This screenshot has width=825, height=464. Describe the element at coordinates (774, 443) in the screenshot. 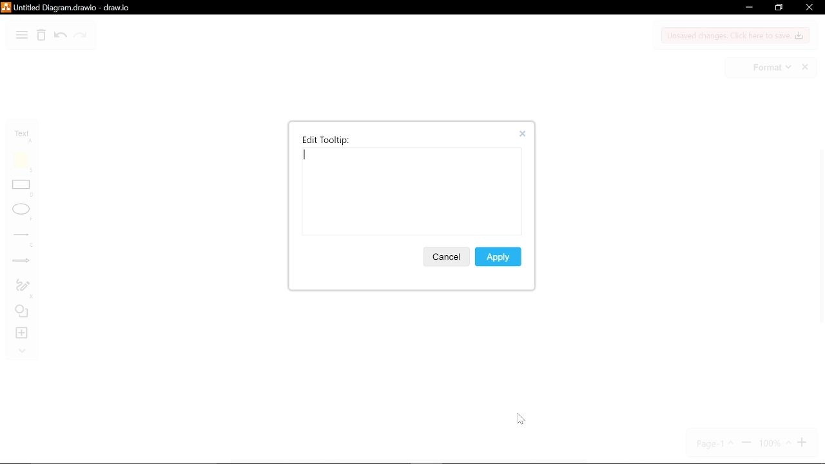

I see `current zoom` at that location.